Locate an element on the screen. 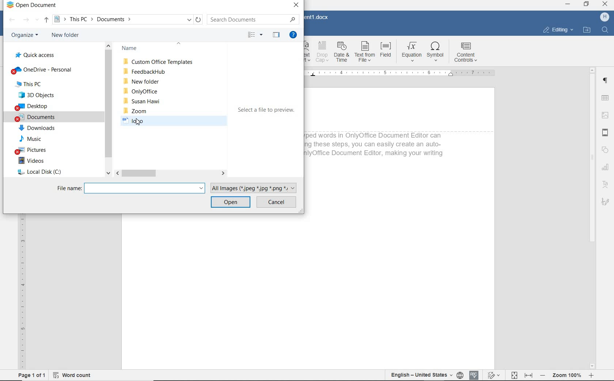  File PATH is located at coordinates (128, 19).